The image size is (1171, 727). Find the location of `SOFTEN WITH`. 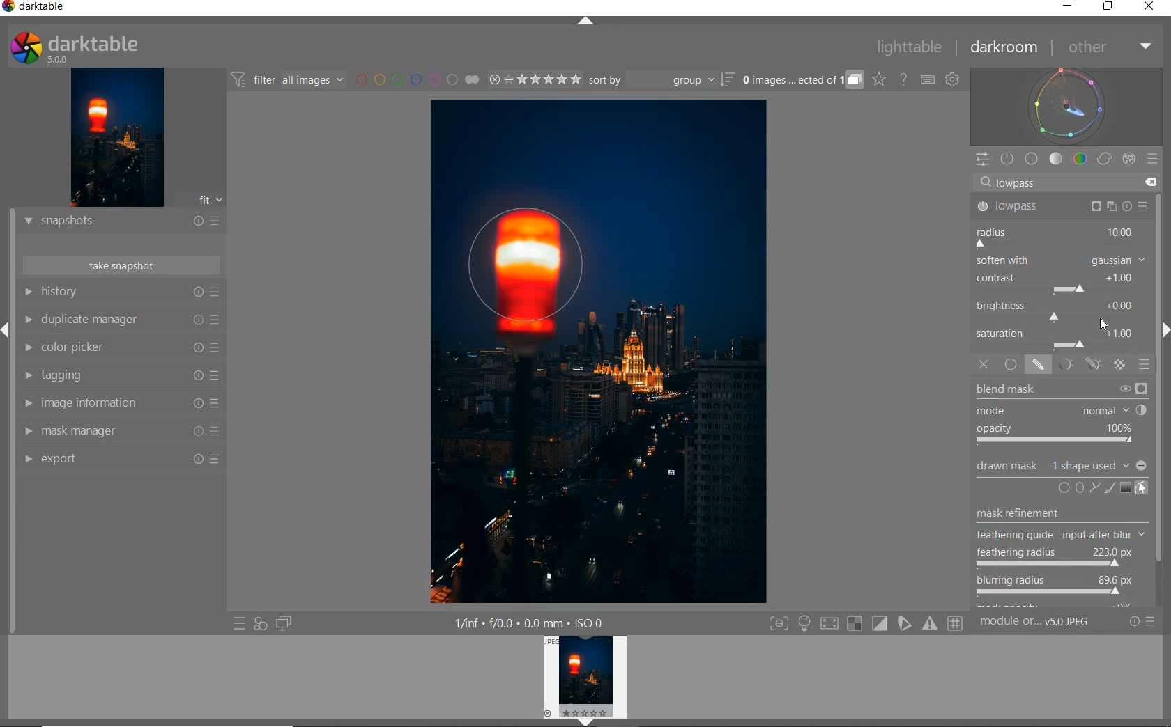

SOFTEN WITH is located at coordinates (1061, 261).